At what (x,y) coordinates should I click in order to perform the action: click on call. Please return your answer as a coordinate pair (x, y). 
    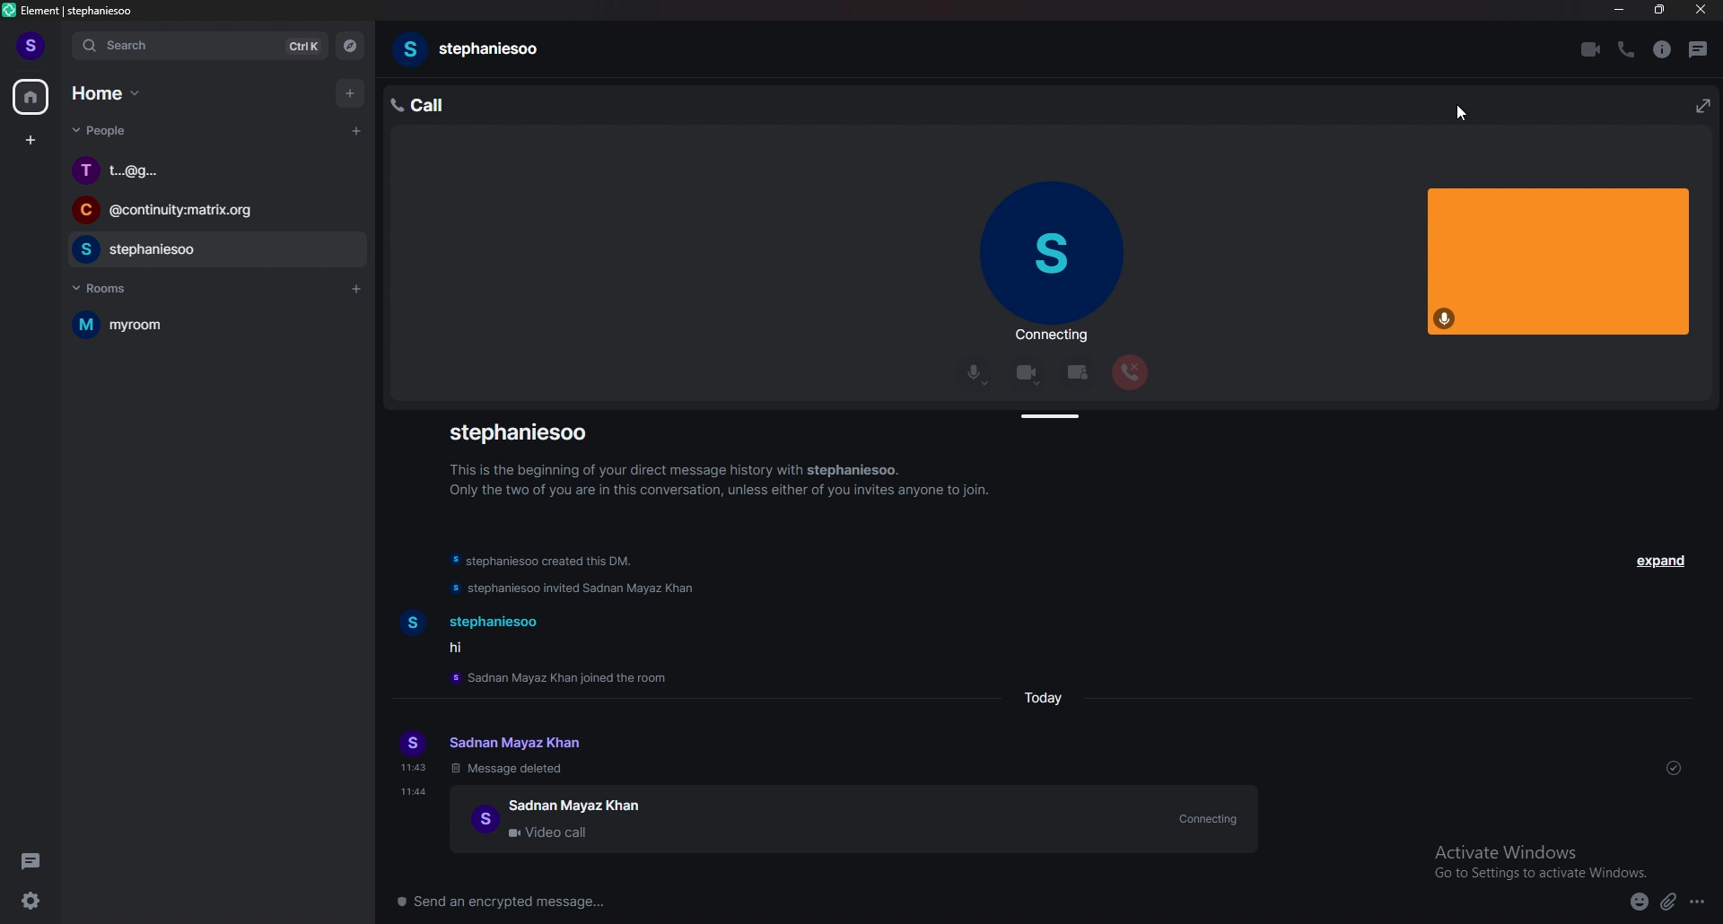
    Looking at the image, I should click on (435, 103).